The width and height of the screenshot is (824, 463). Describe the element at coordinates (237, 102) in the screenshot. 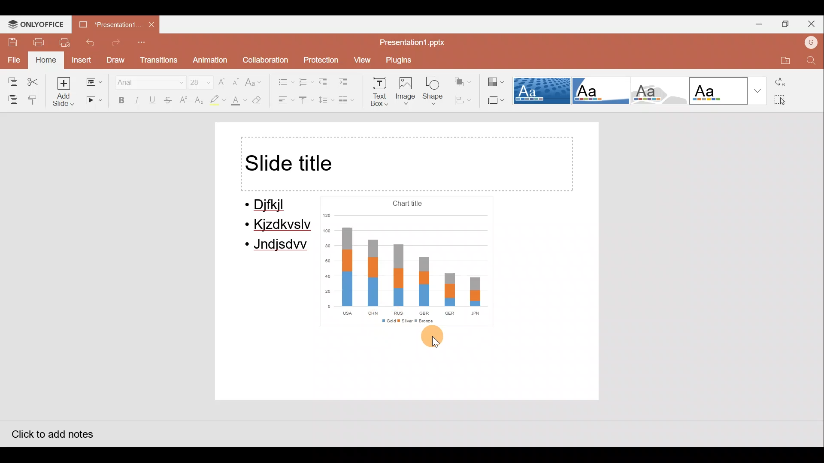

I see `Fill color` at that location.